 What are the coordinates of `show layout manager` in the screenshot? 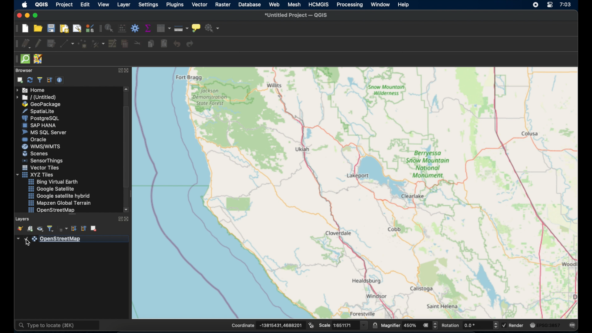 It's located at (77, 29).